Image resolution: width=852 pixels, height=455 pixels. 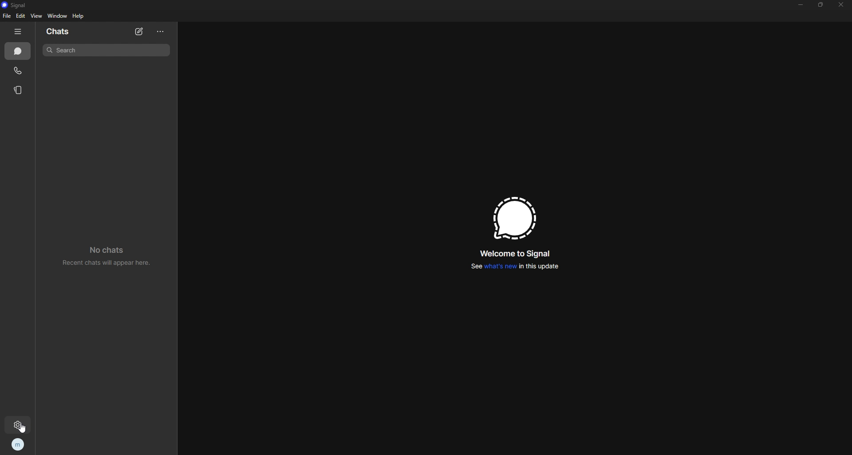 What do you see at coordinates (26, 428) in the screenshot?
I see `cursor` at bounding box center [26, 428].